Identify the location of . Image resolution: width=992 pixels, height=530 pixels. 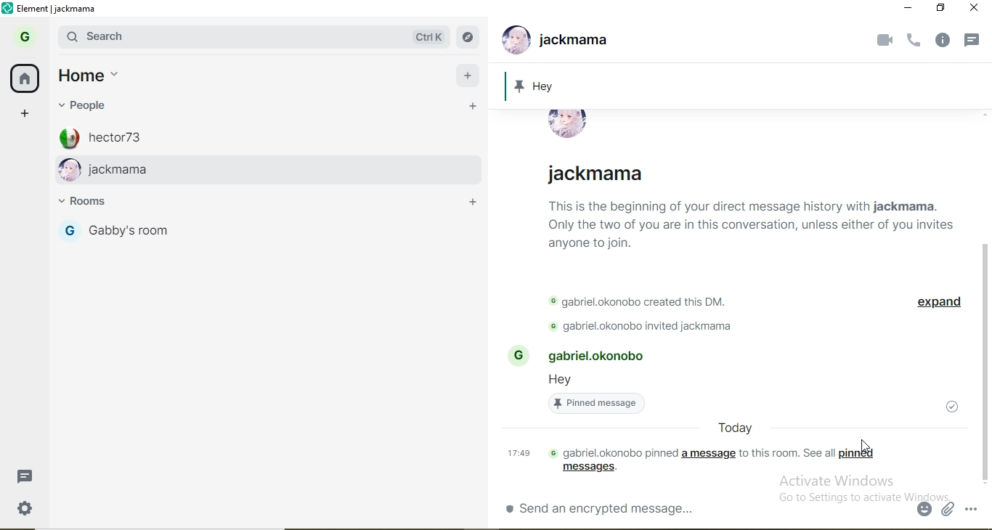
(949, 511).